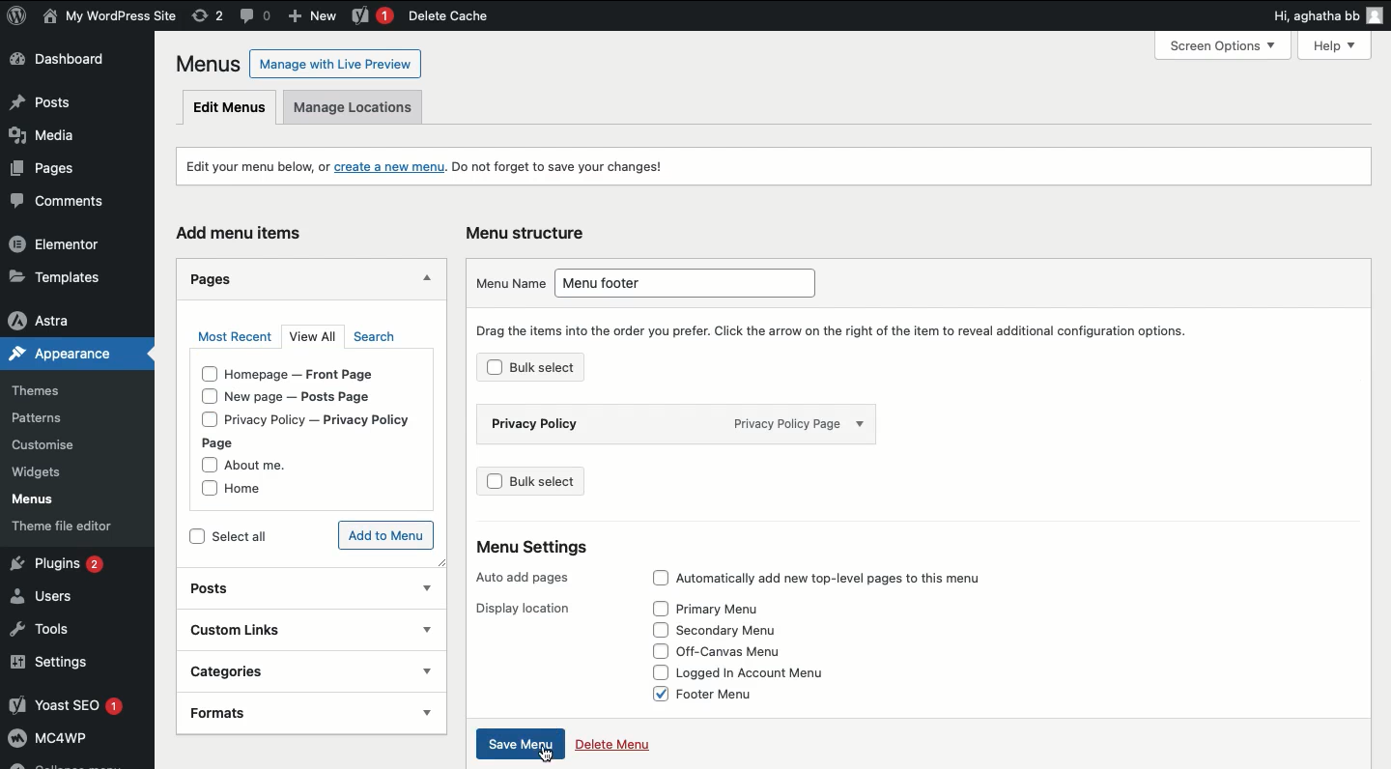 This screenshot has height=769, width=1391. Describe the element at coordinates (207, 465) in the screenshot. I see `checkbox` at that location.